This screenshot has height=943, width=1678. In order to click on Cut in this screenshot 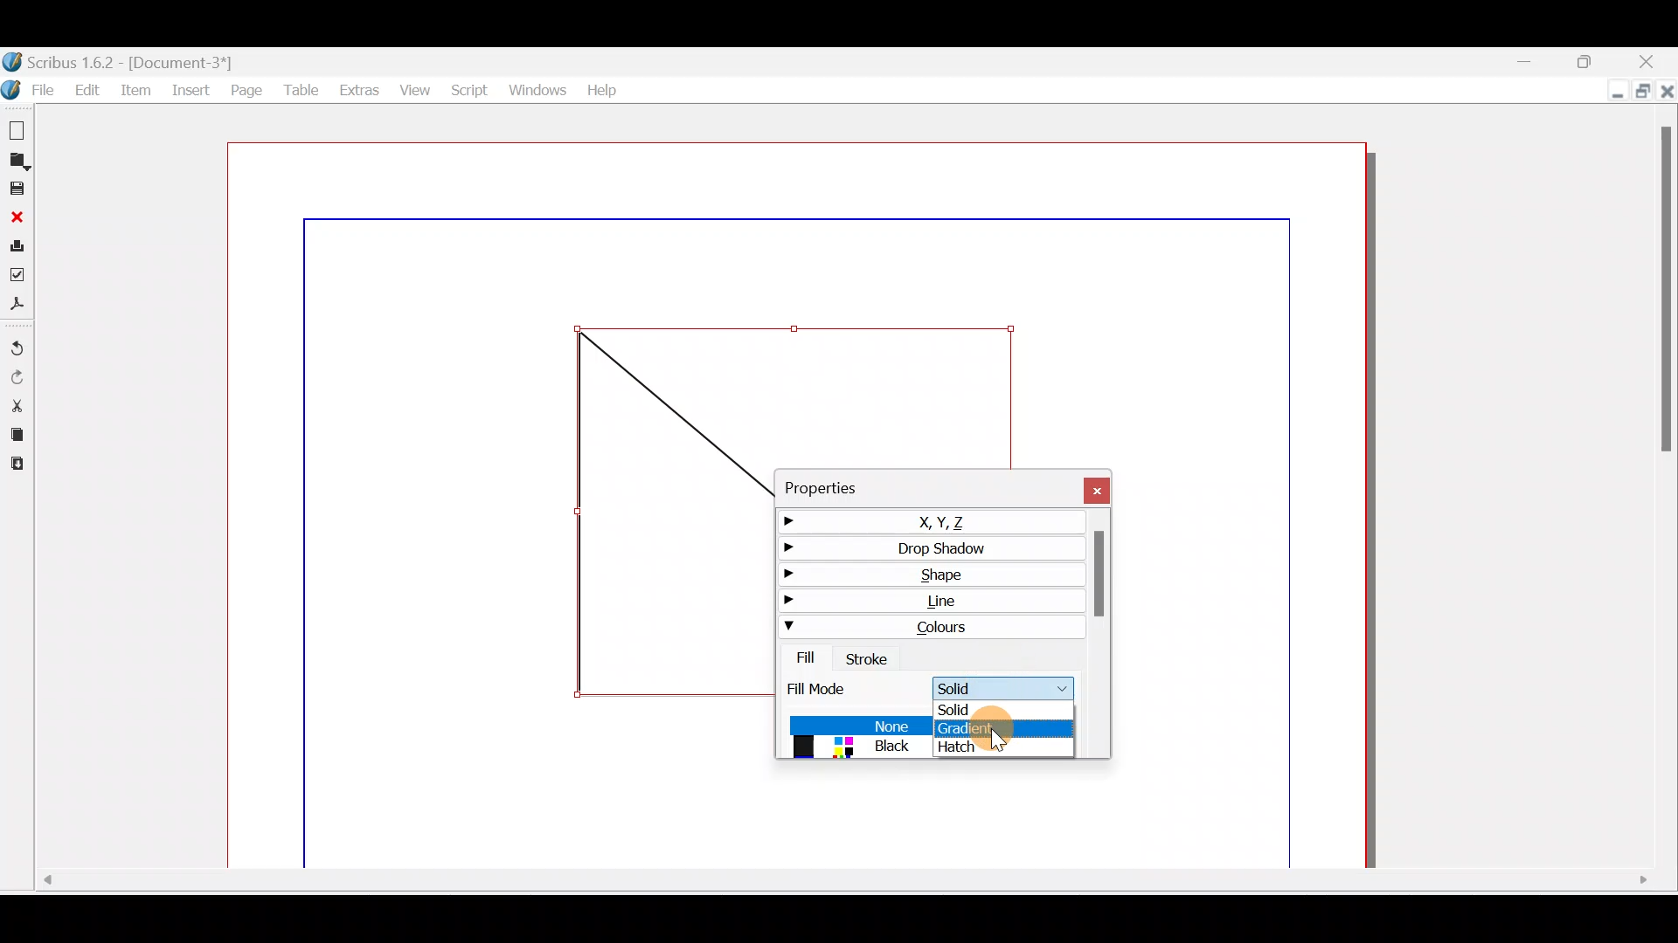, I will do `click(17, 404)`.